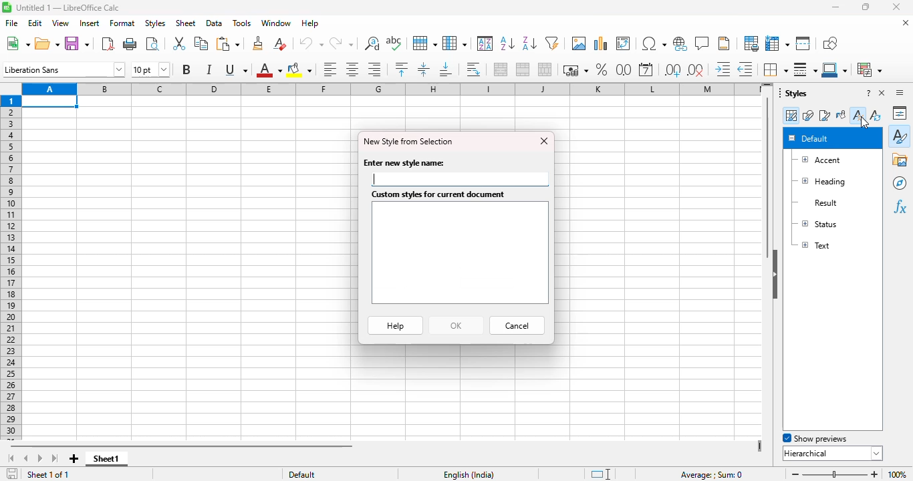 This screenshot has width=913, height=481. I want to click on sort, so click(486, 43).